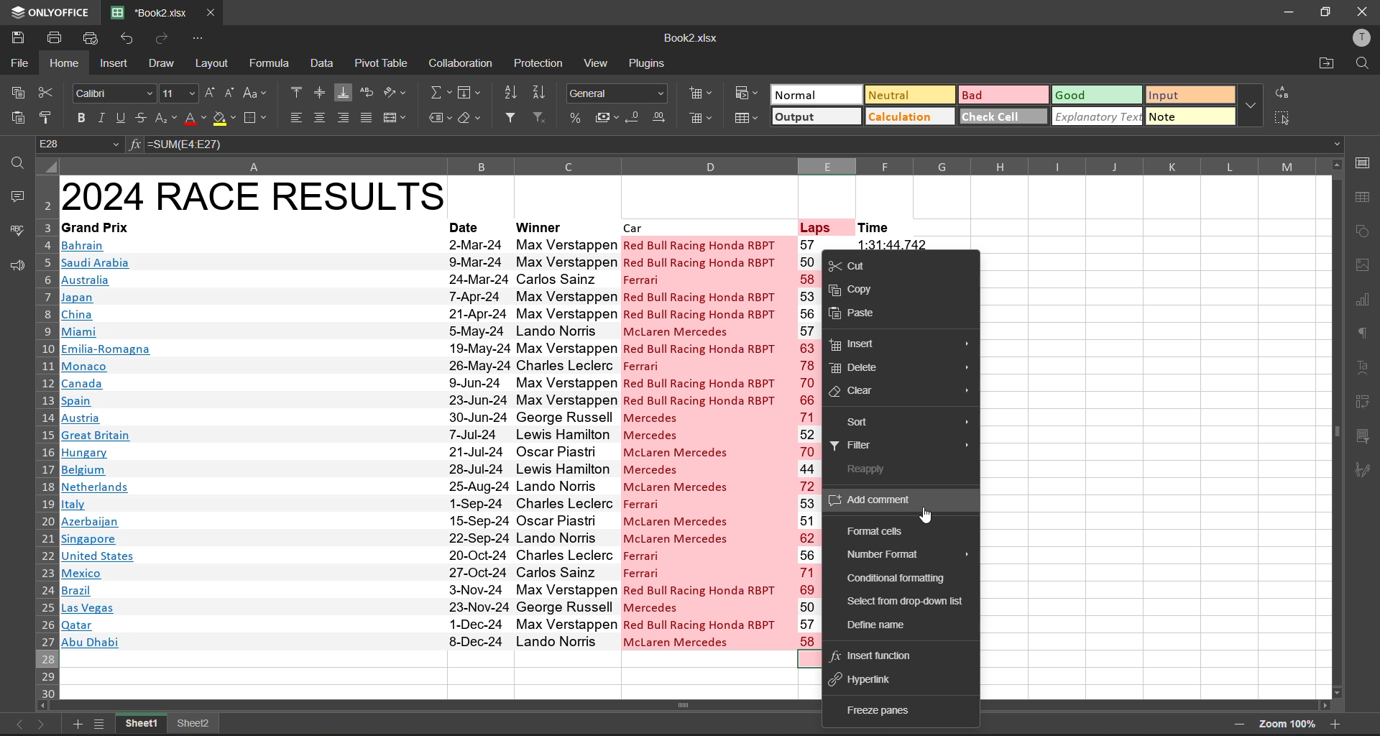  What do you see at coordinates (1363, 197) in the screenshot?
I see `table` at bounding box center [1363, 197].